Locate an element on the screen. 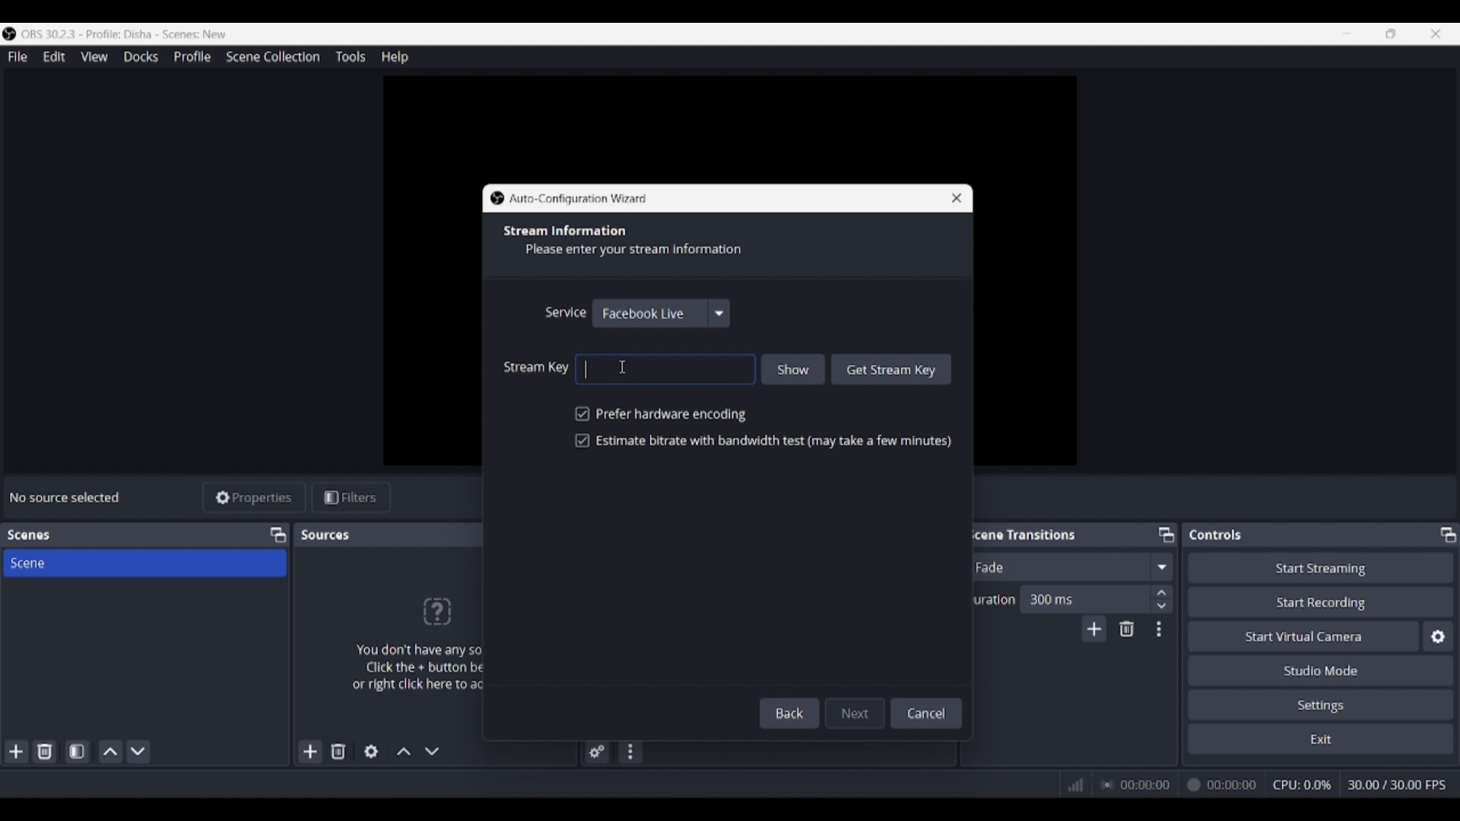  Cursor is located at coordinates (623, 369).